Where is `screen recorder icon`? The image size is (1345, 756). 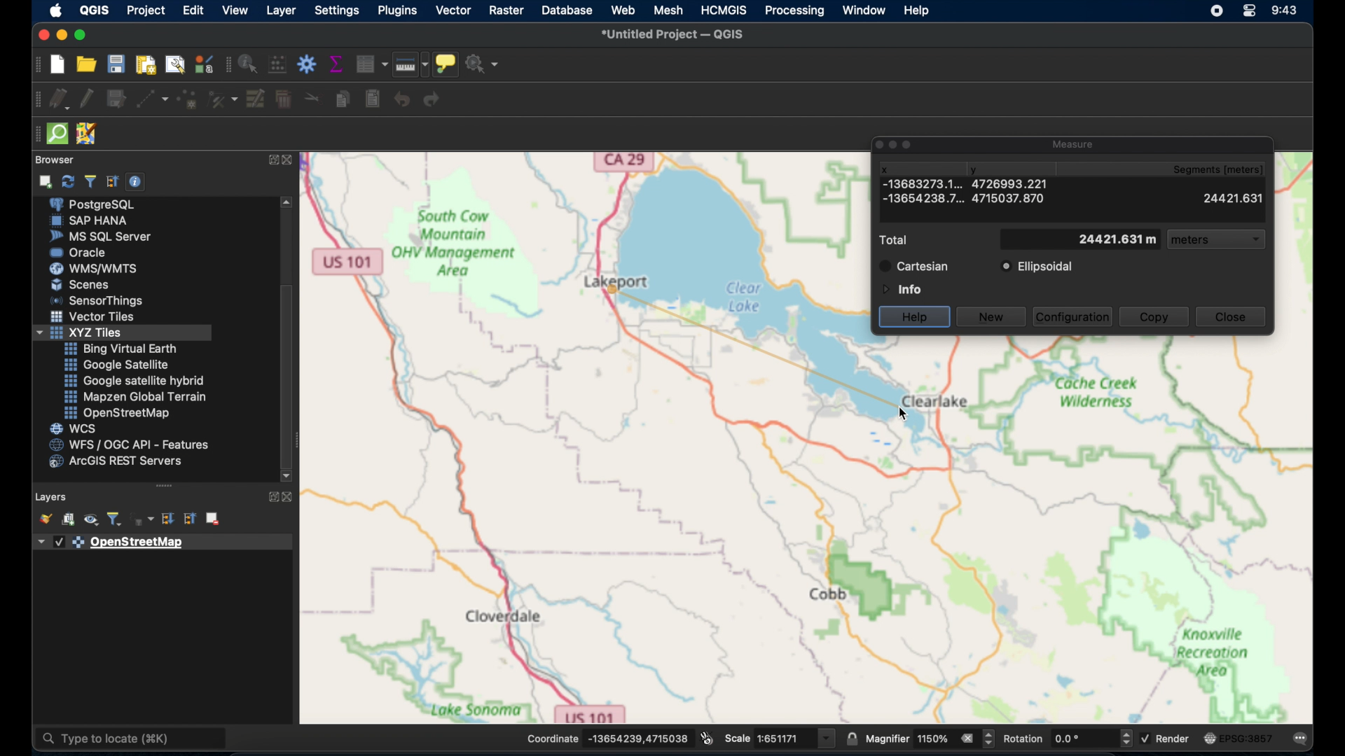 screen recorder icon is located at coordinates (1216, 11).